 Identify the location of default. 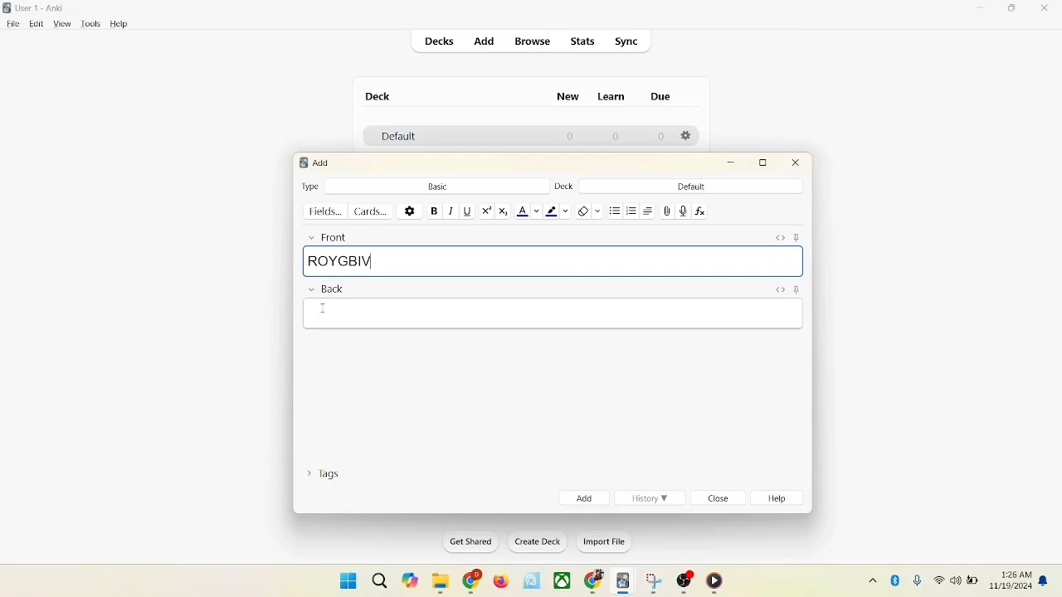
(691, 187).